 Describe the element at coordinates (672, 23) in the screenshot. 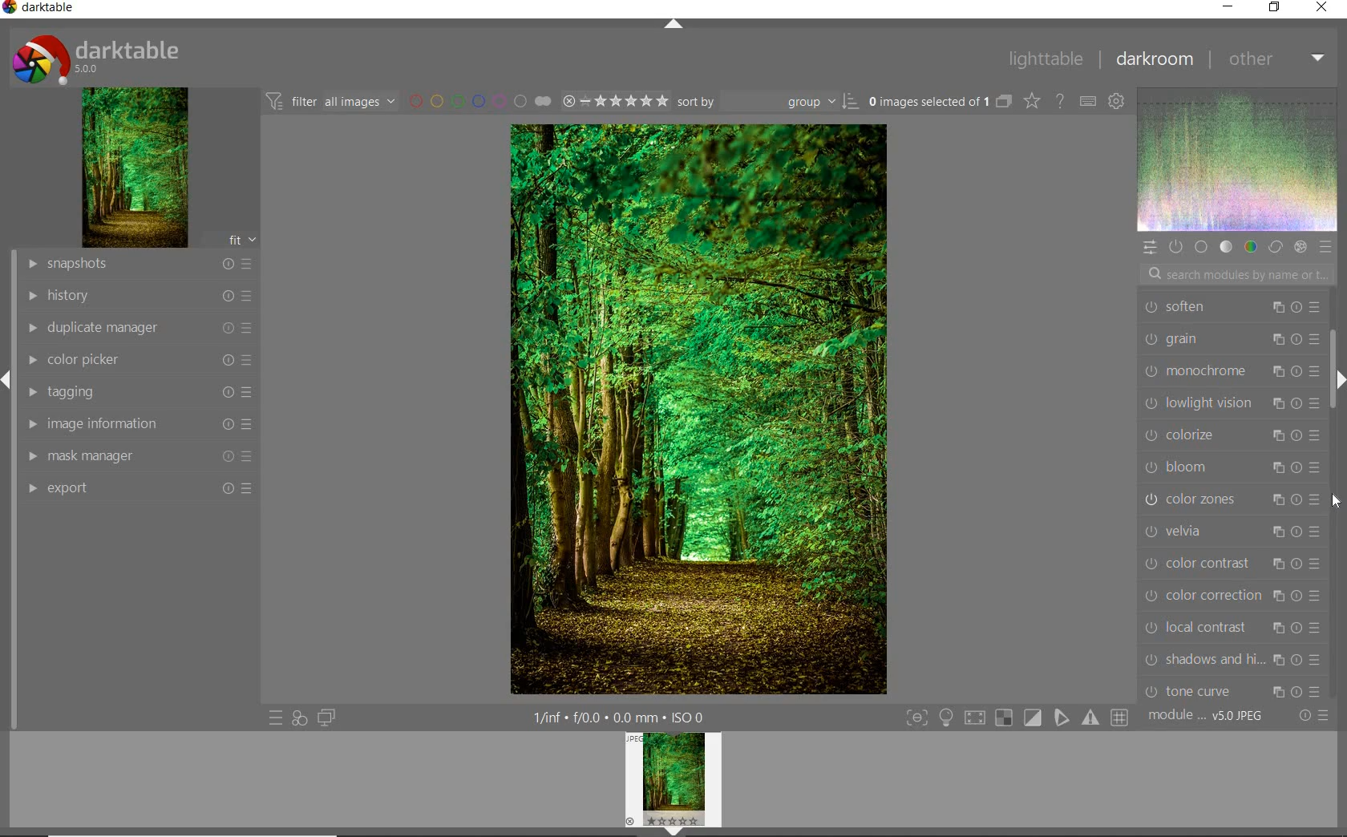

I see `EXPAND/COLLAPSE` at that location.